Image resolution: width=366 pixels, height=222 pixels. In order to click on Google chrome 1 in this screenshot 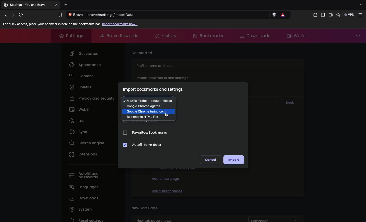, I will do `click(148, 105)`.